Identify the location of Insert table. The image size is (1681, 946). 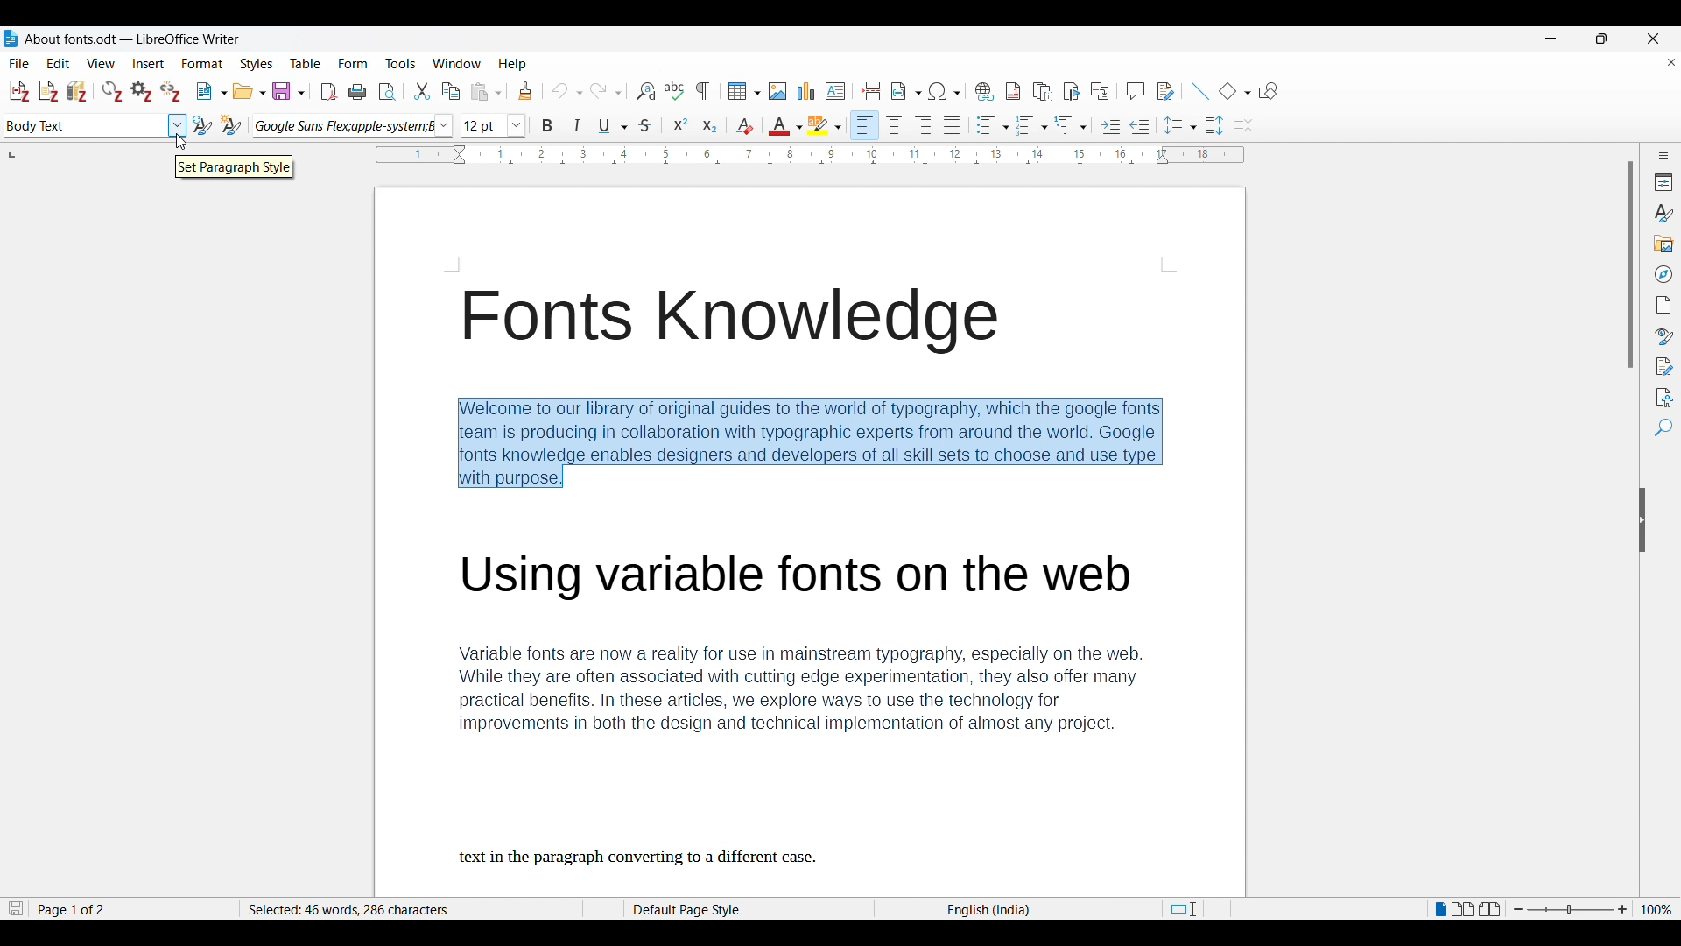
(744, 91).